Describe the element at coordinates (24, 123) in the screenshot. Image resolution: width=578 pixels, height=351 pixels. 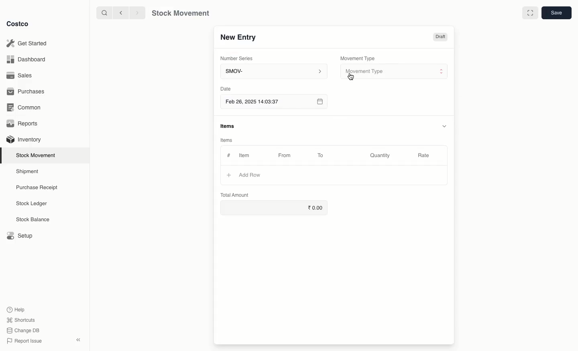
I see `Reports` at that location.